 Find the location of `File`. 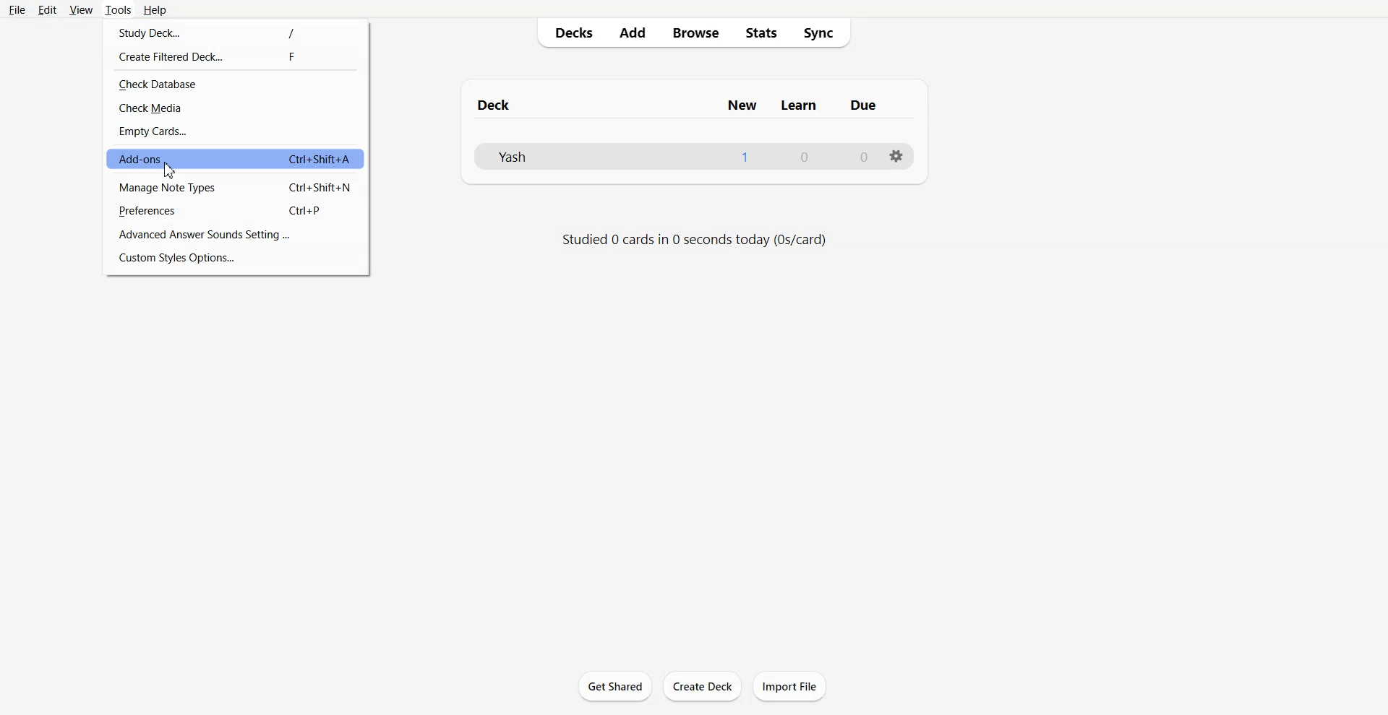

File is located at coordinates (17, 10).